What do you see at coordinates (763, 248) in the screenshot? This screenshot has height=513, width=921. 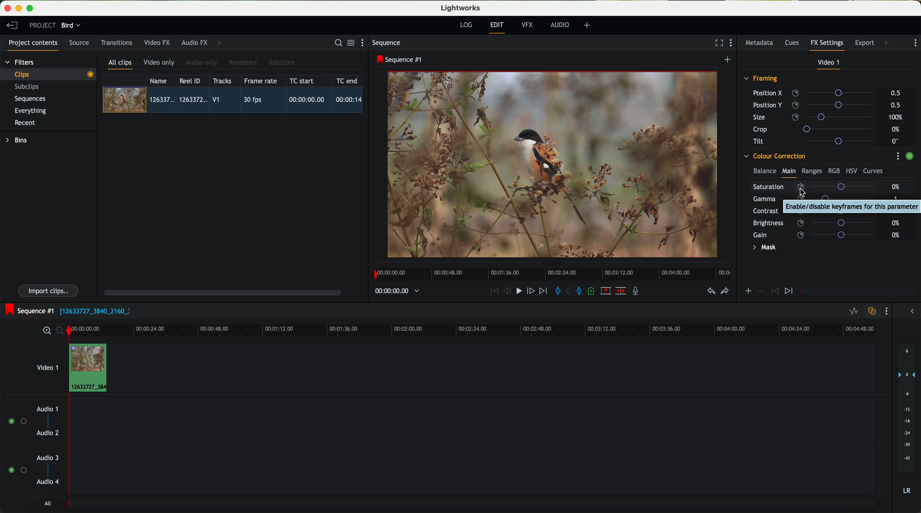 I see `mask` at bounding box center [763, 248].